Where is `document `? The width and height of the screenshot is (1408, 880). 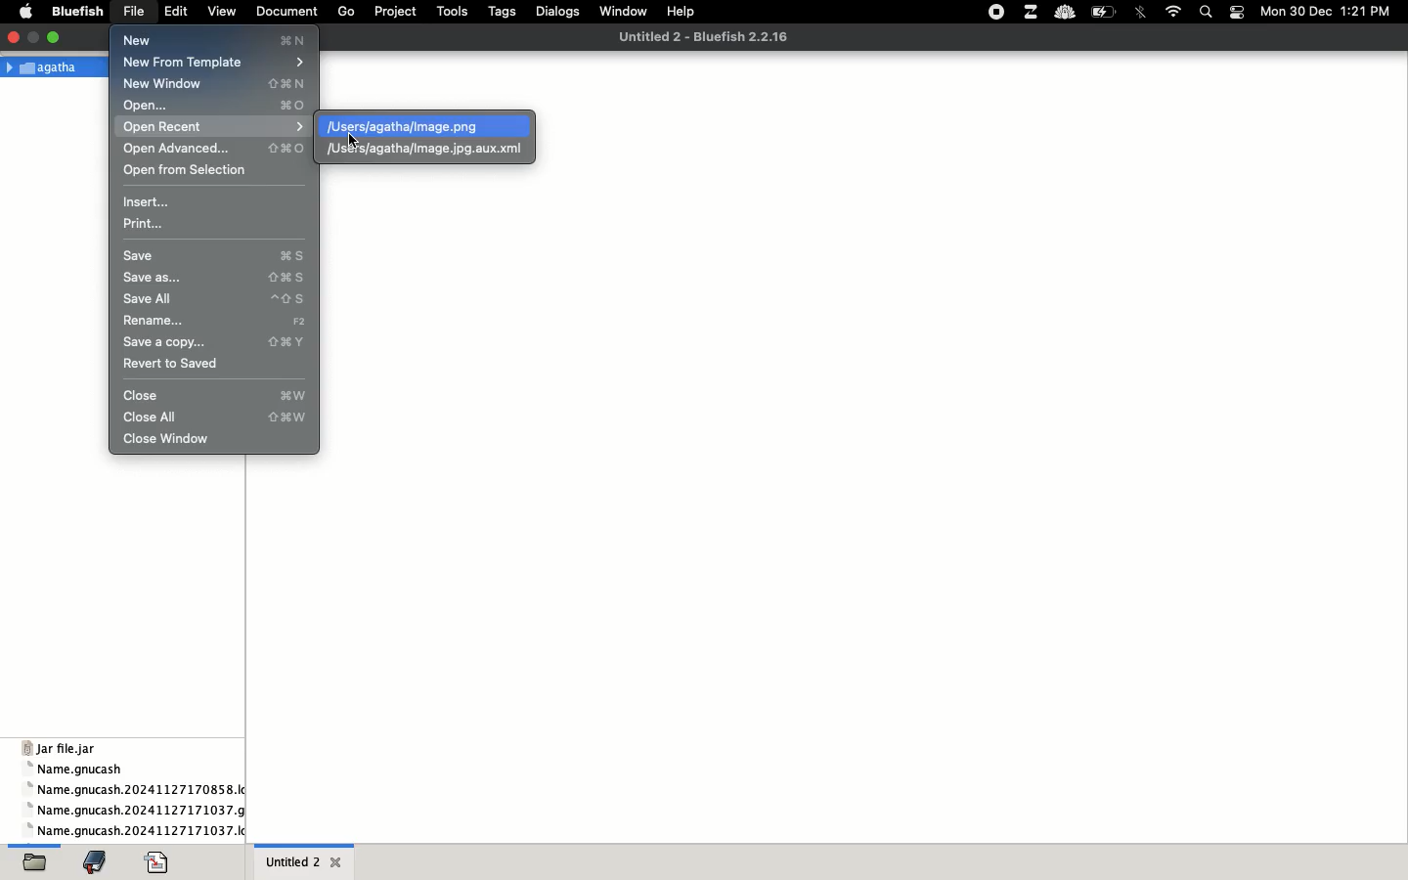
document  is located at coordinates (292, 12).